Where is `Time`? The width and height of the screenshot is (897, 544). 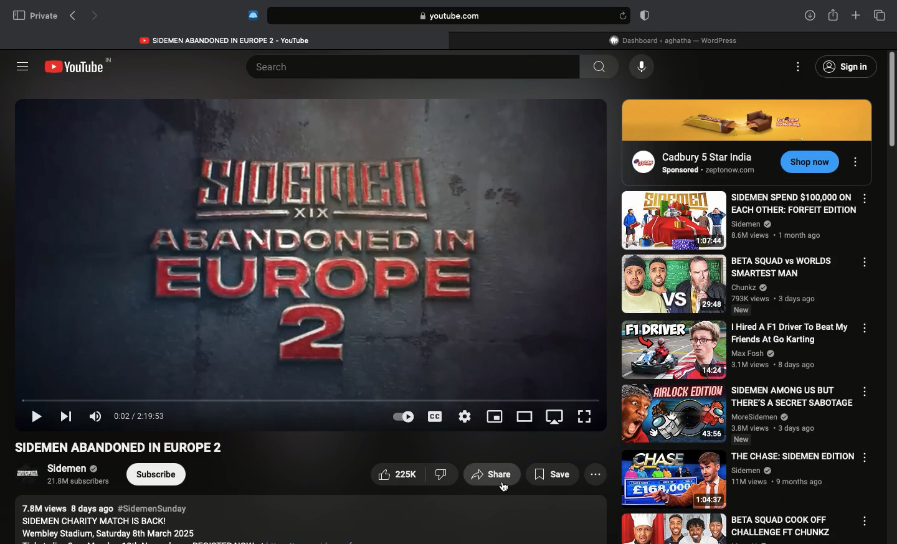 Time is located at coordinates (140, 416).